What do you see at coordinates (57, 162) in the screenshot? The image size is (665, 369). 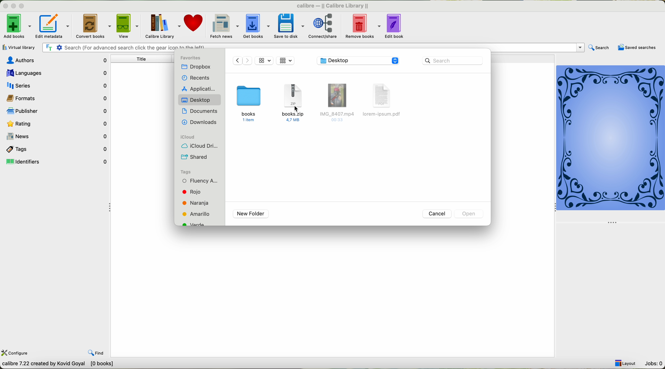 I see `identifiers` at bounding box center [57, 162].